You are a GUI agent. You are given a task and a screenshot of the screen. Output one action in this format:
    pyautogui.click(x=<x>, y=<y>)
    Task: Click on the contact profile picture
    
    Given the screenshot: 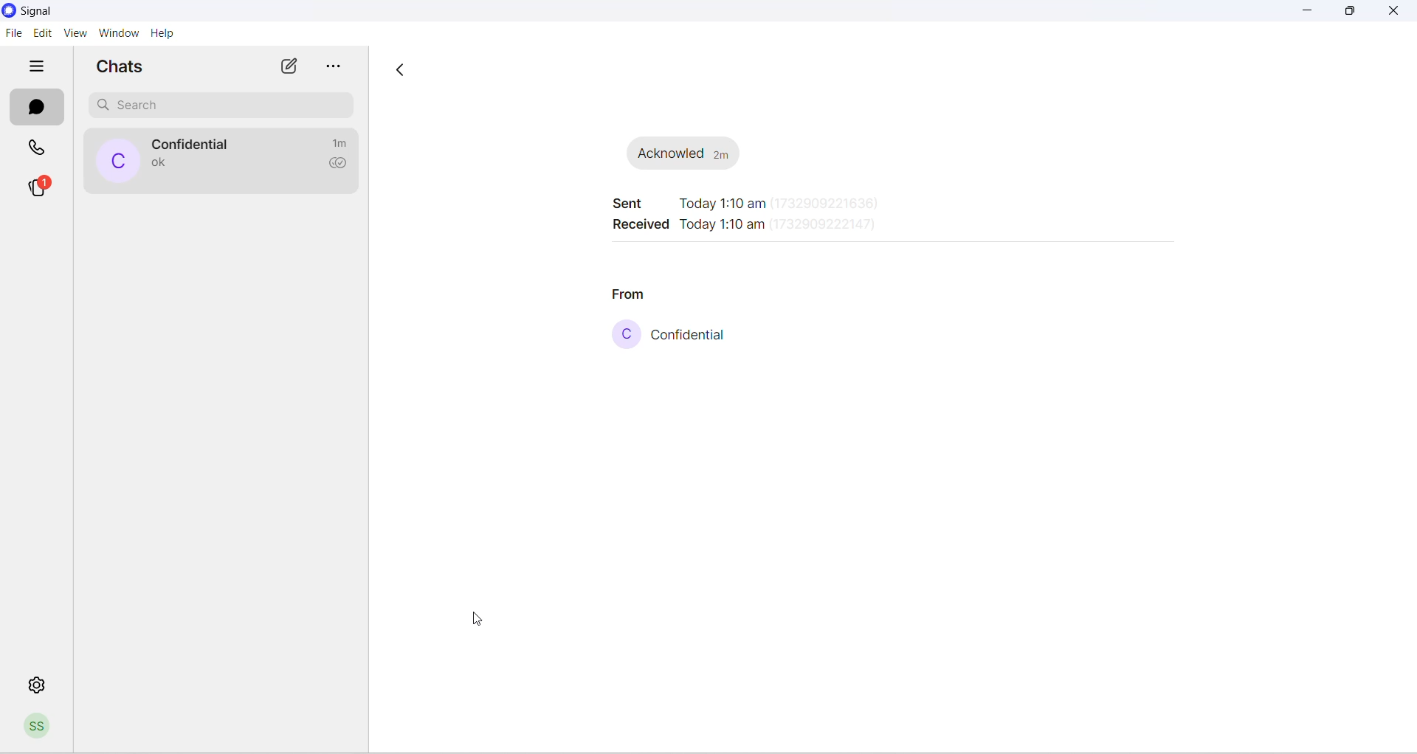 What is the action you would take?
    pyautogui.click(x=621, y=334)
    